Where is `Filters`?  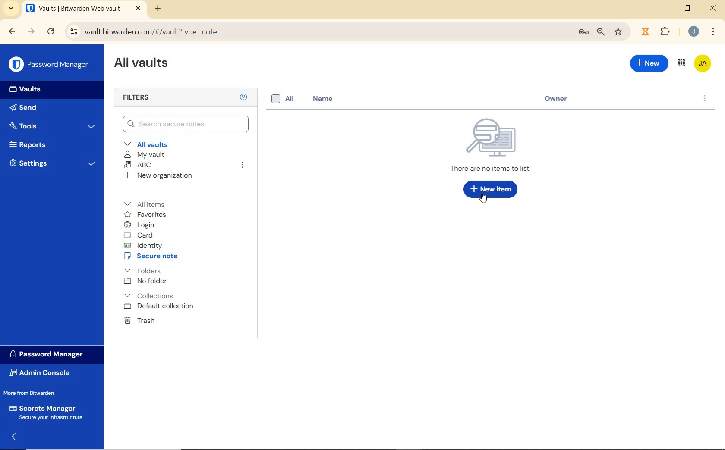 Filters is located at coordinates (146, 98).